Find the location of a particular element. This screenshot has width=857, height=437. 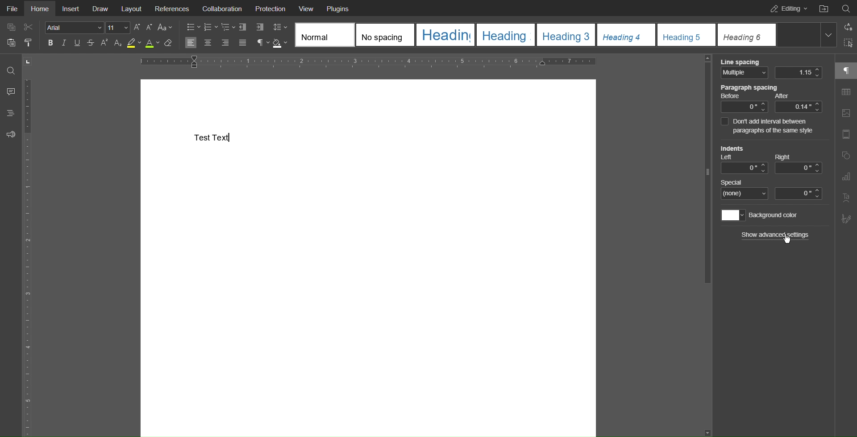

Open File Location is located at coordinates (824, 8).